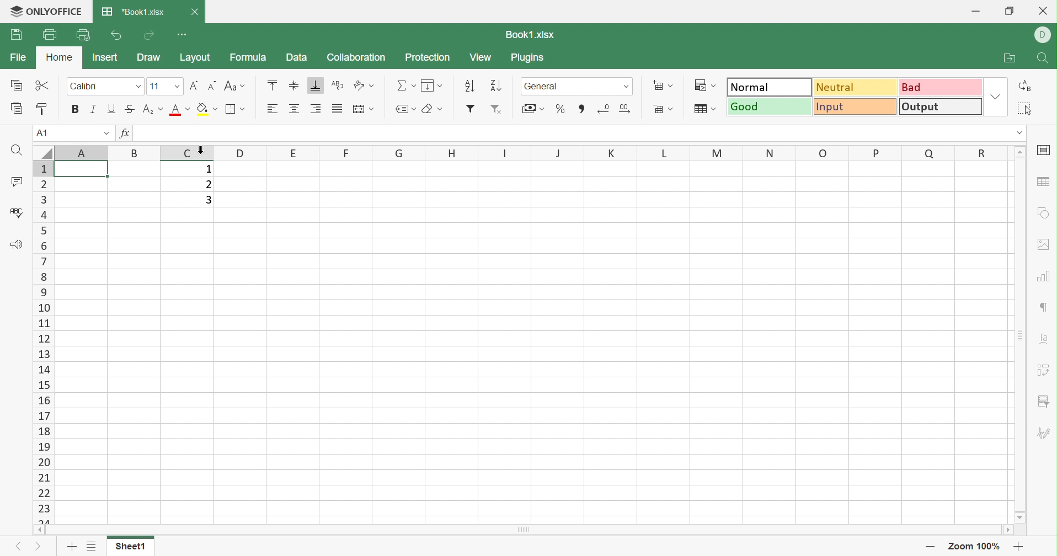 The image size is (1057, 556). Describe the element at coordinates (1008, 9) in the screenshot. I see `Restore Down` at that location.